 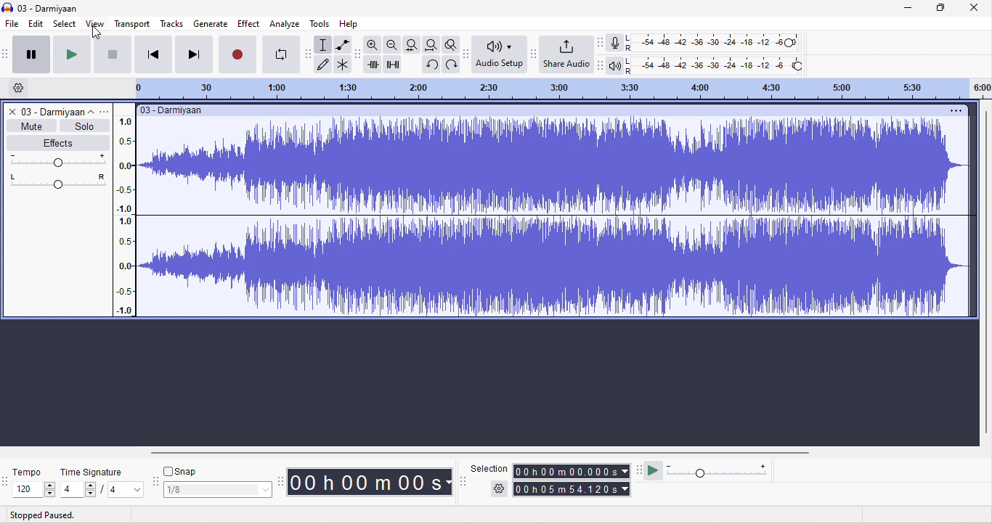 What do you see at coordinates (94, 472) in the screenshot?
I see `time signature` at bounding box center [94, 472].